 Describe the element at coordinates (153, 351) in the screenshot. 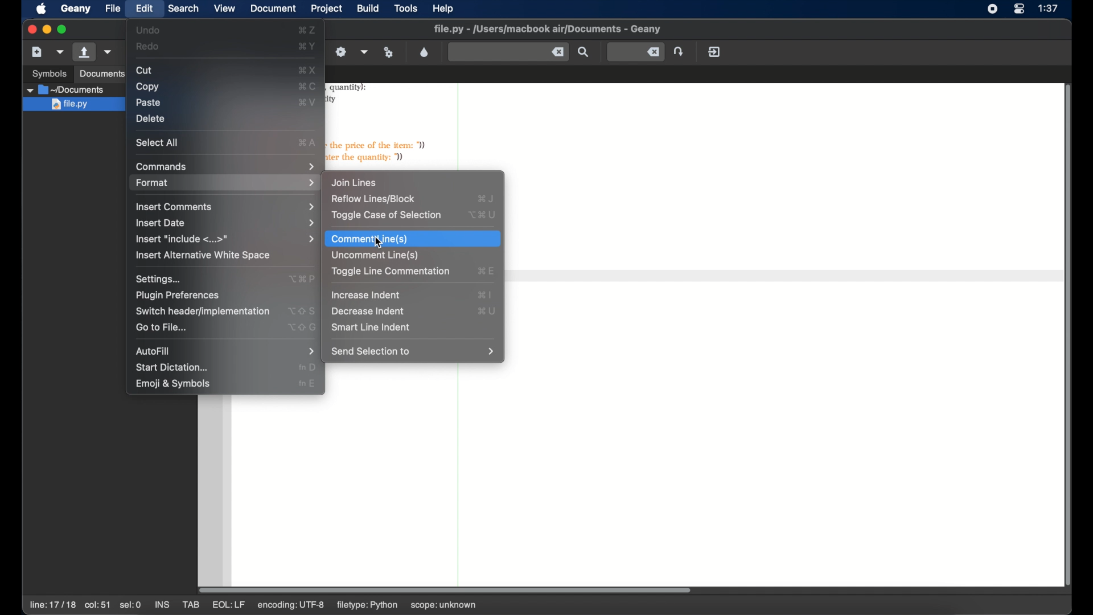

I see `autofill` at that location.